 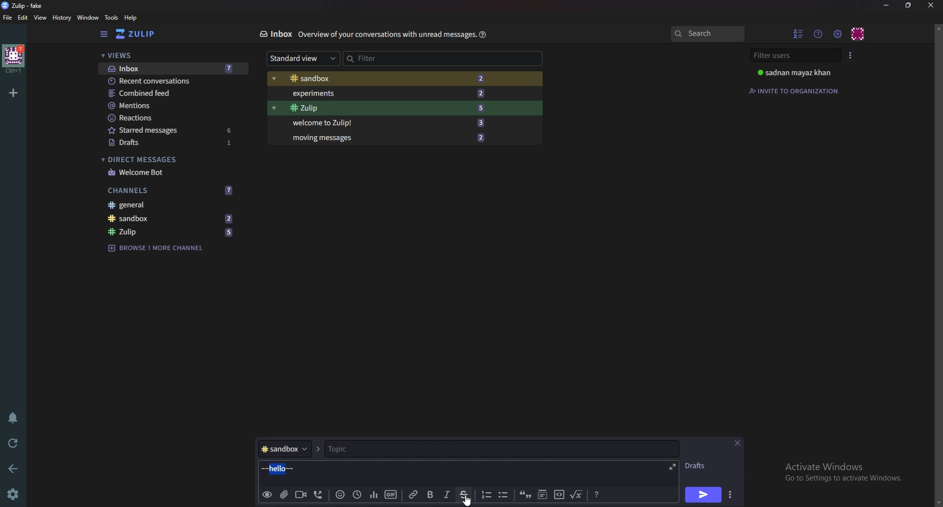 What do you see at coordinates (300, 496) in the screenshot?
I see `Video call` at bounding box center [300, 496].